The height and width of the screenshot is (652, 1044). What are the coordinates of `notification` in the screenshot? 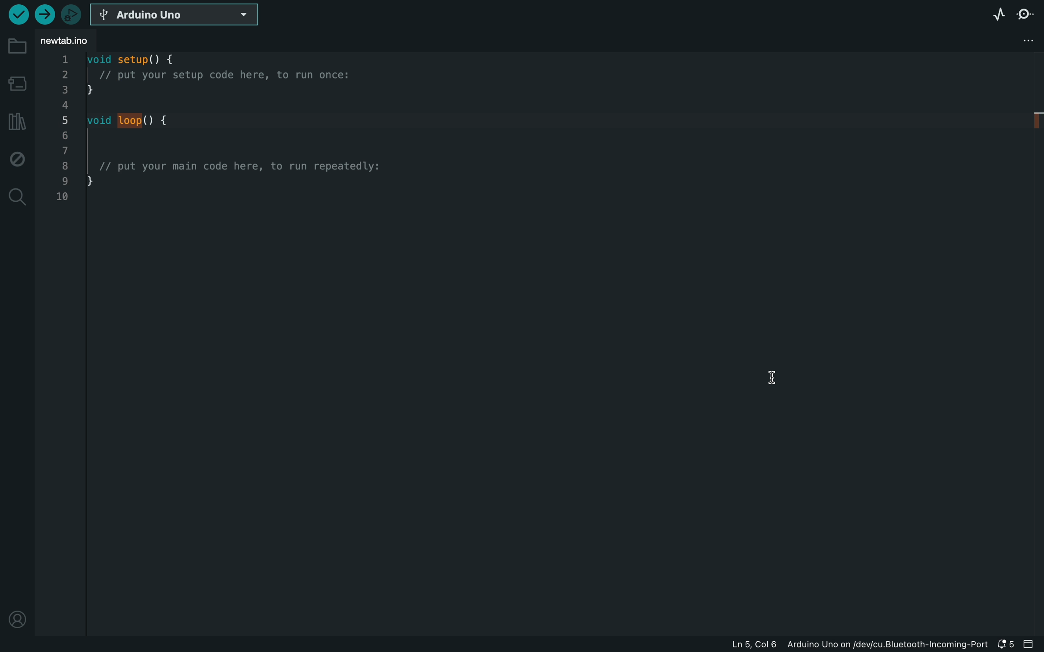 It's located at (1007, 643).